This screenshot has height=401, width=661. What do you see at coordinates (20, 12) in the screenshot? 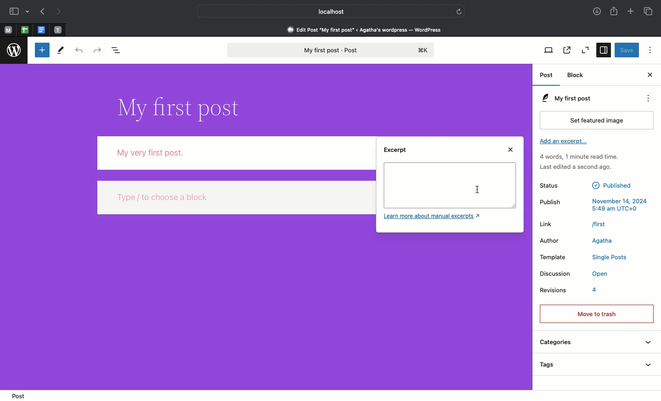
I see `Sidebar` at bounding box center [20, 12].